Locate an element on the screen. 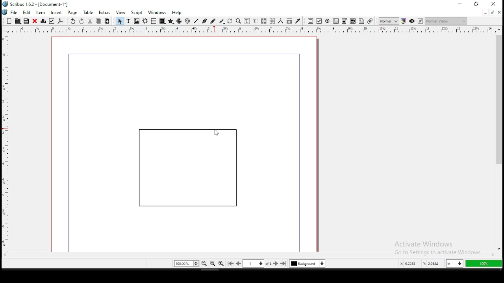 The height and width of the screenshot is (283, 504). help is located at coordinates (177, 13).